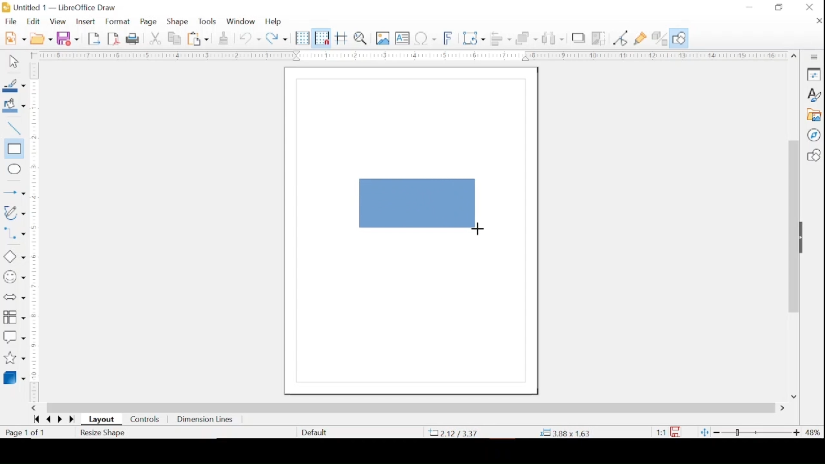 The height and width of the screenshot is (464, 825). Describe the element at coordinates (784, 409) in the screenshot. I see `scroll right arrow` at that location.